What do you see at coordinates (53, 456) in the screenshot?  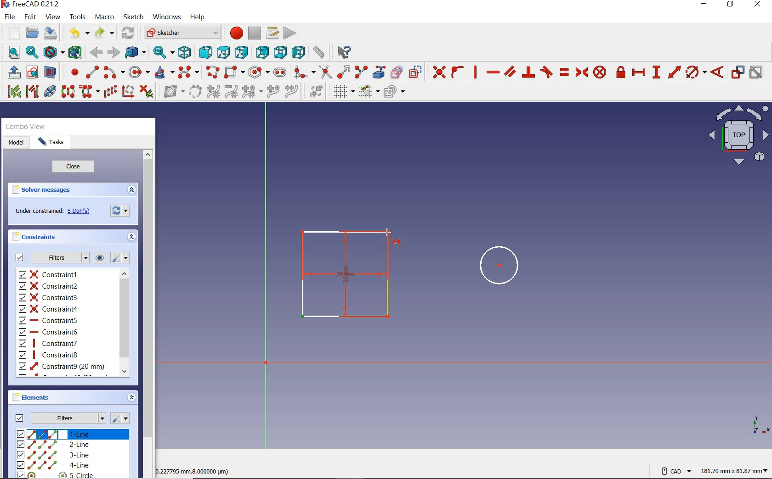 I see `3-LINE` at bounding box center [53, 456].